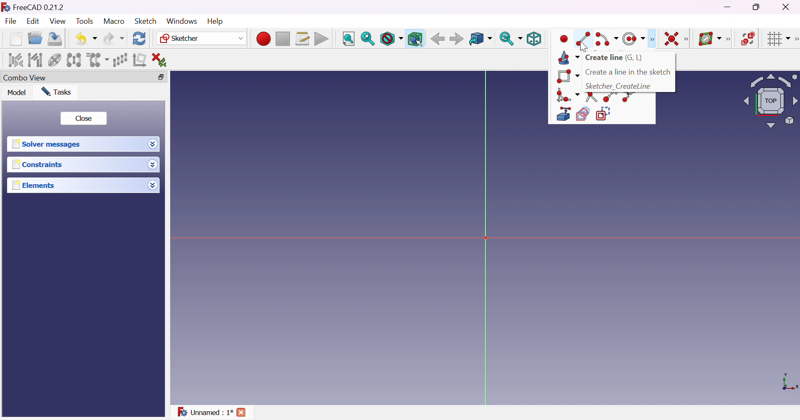  What do you see at coordinates (35, 60) in the screenshot?
I see `Select associated geometry` at bounding box center [35, 60].